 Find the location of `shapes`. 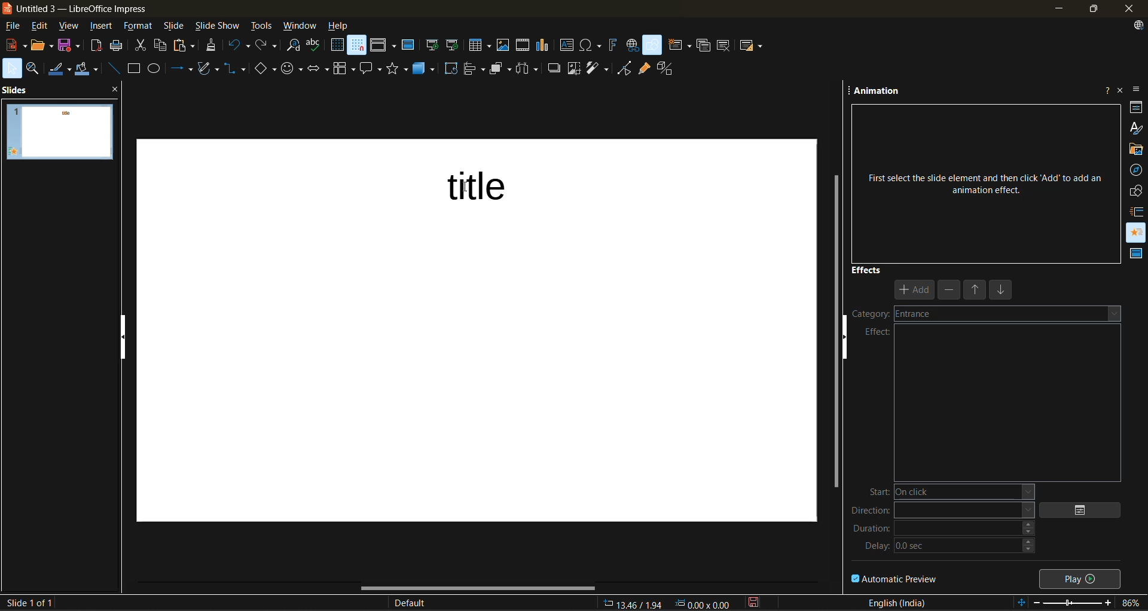

shapes is located at coordinates (1137, 191).